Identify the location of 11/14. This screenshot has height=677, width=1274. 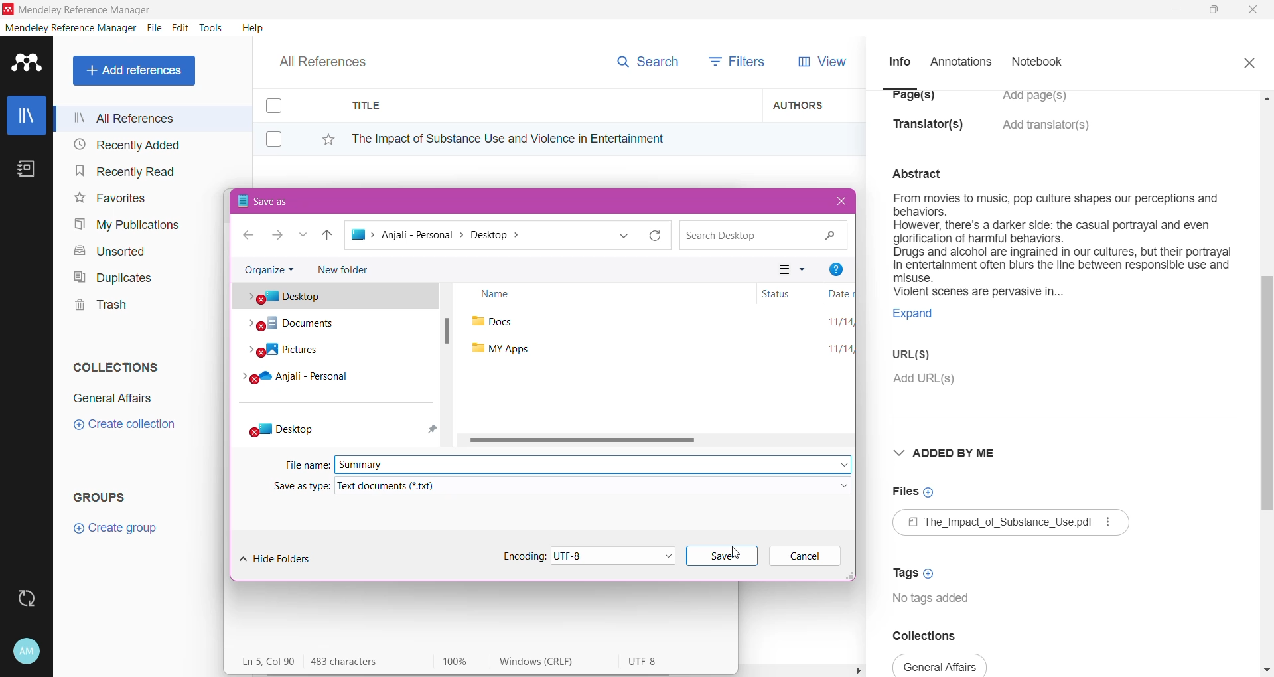
(837, 323).